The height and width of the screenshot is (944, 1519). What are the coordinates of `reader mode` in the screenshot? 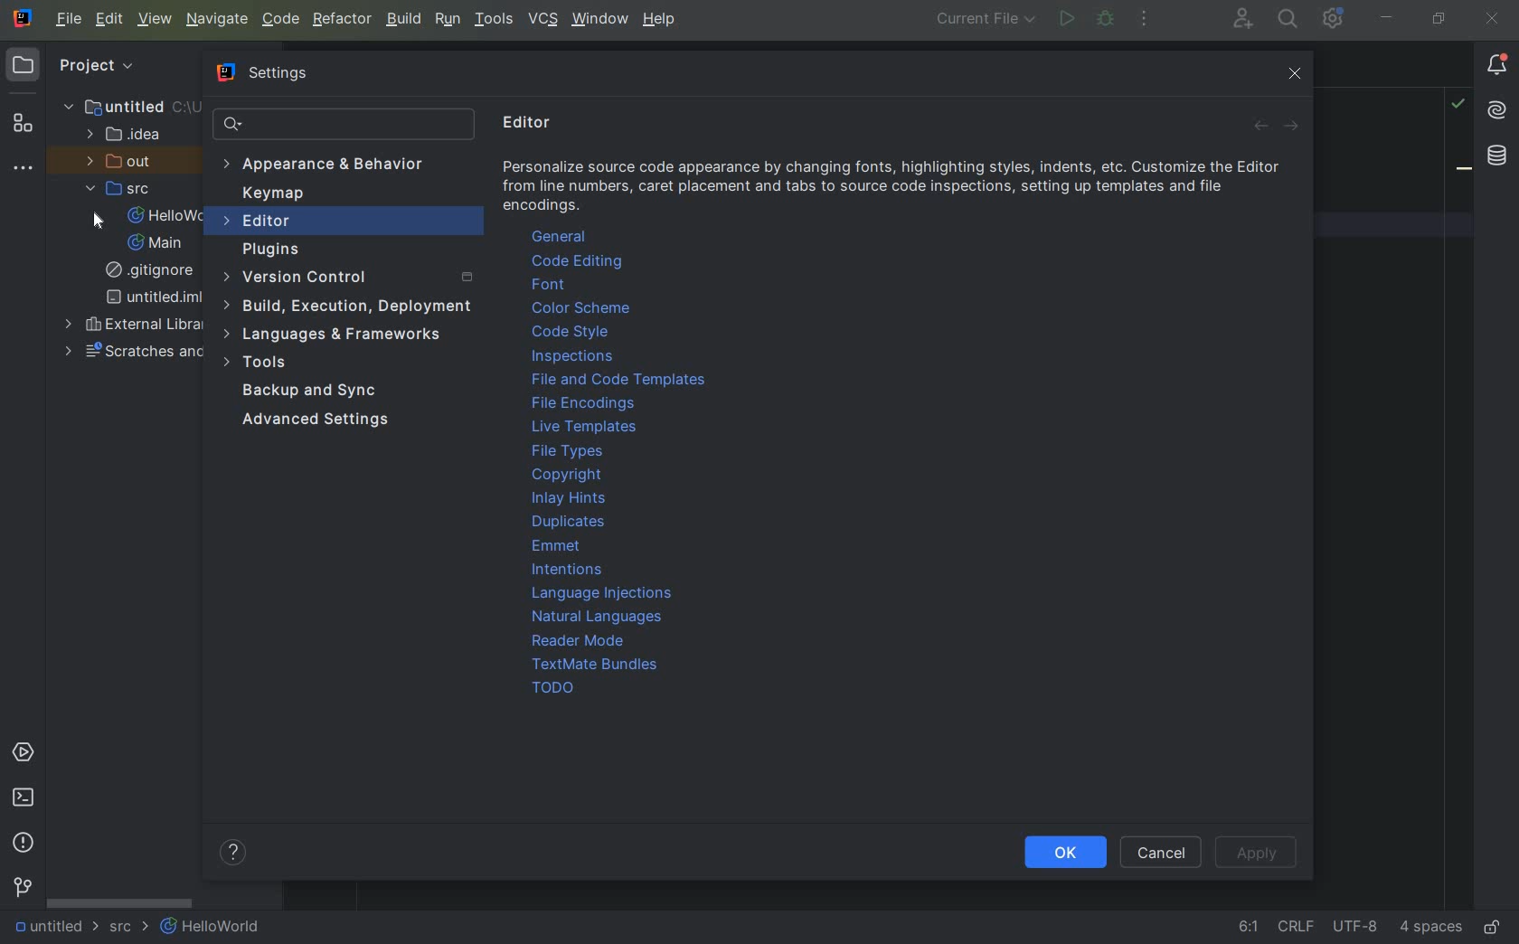 It's located at (581, 642).